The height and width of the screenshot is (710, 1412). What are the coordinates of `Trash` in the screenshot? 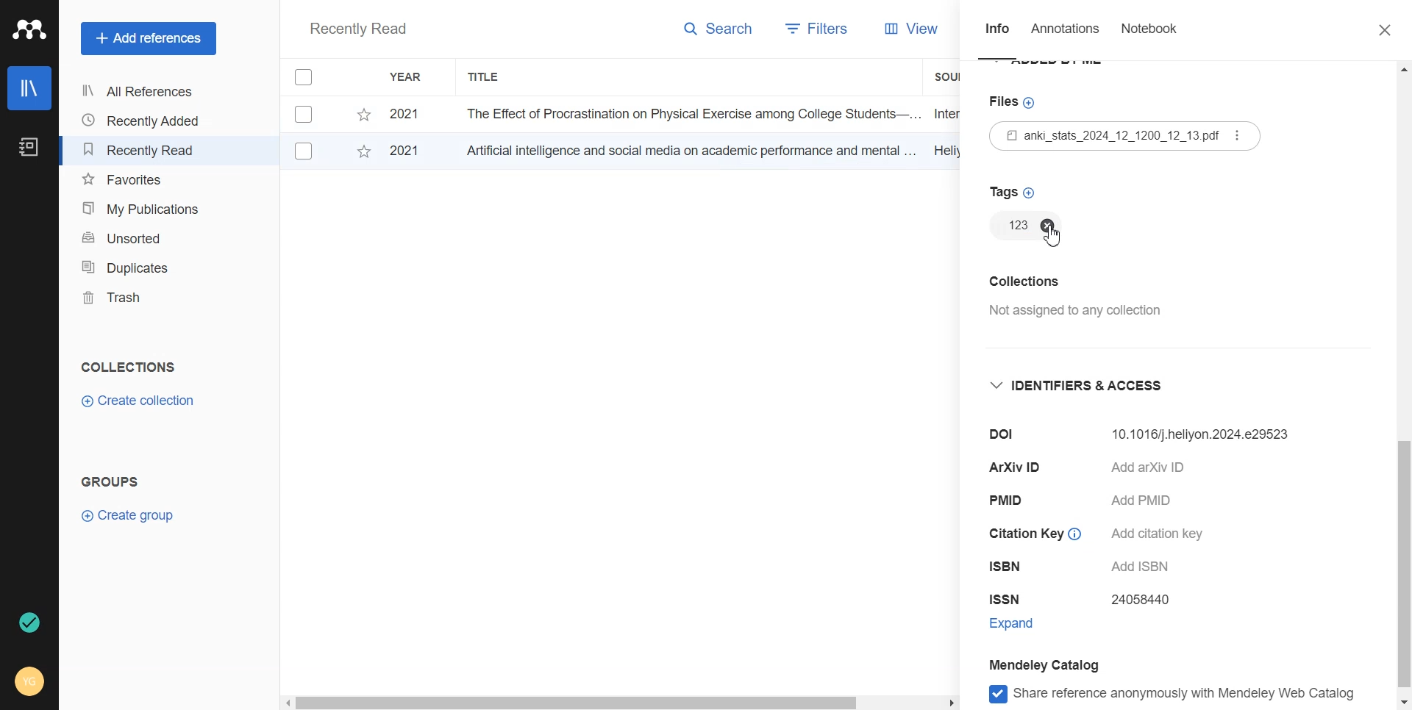 It's located at (144, 298).